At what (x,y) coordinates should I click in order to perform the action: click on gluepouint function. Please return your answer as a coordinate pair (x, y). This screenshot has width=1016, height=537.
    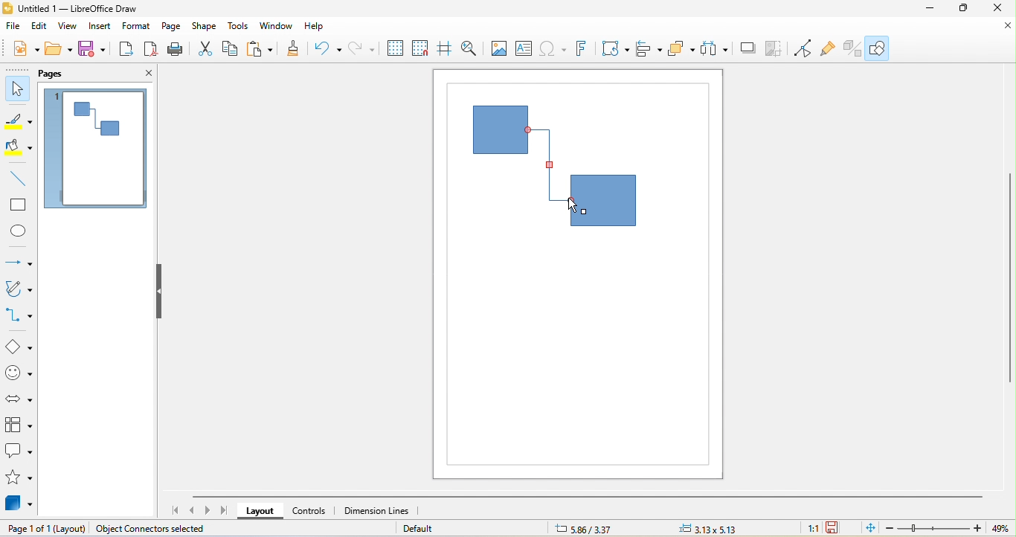
    Looking at the image, I should click on (831, 48).